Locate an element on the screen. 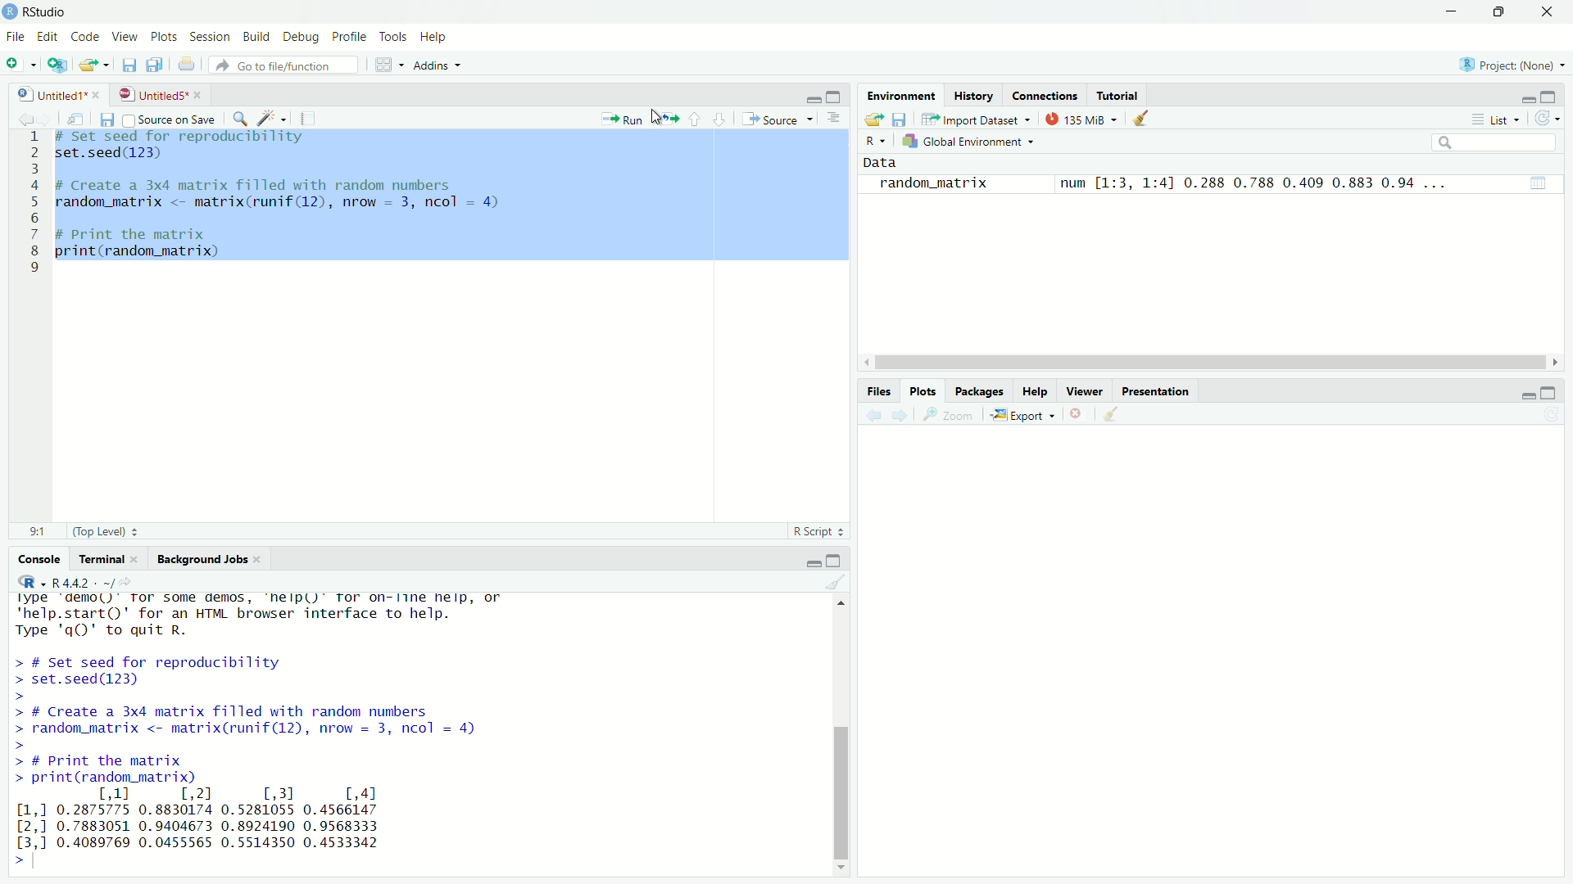 This screenshot has height=884, width=1573. Addins + is located at coordinates (436, 65).